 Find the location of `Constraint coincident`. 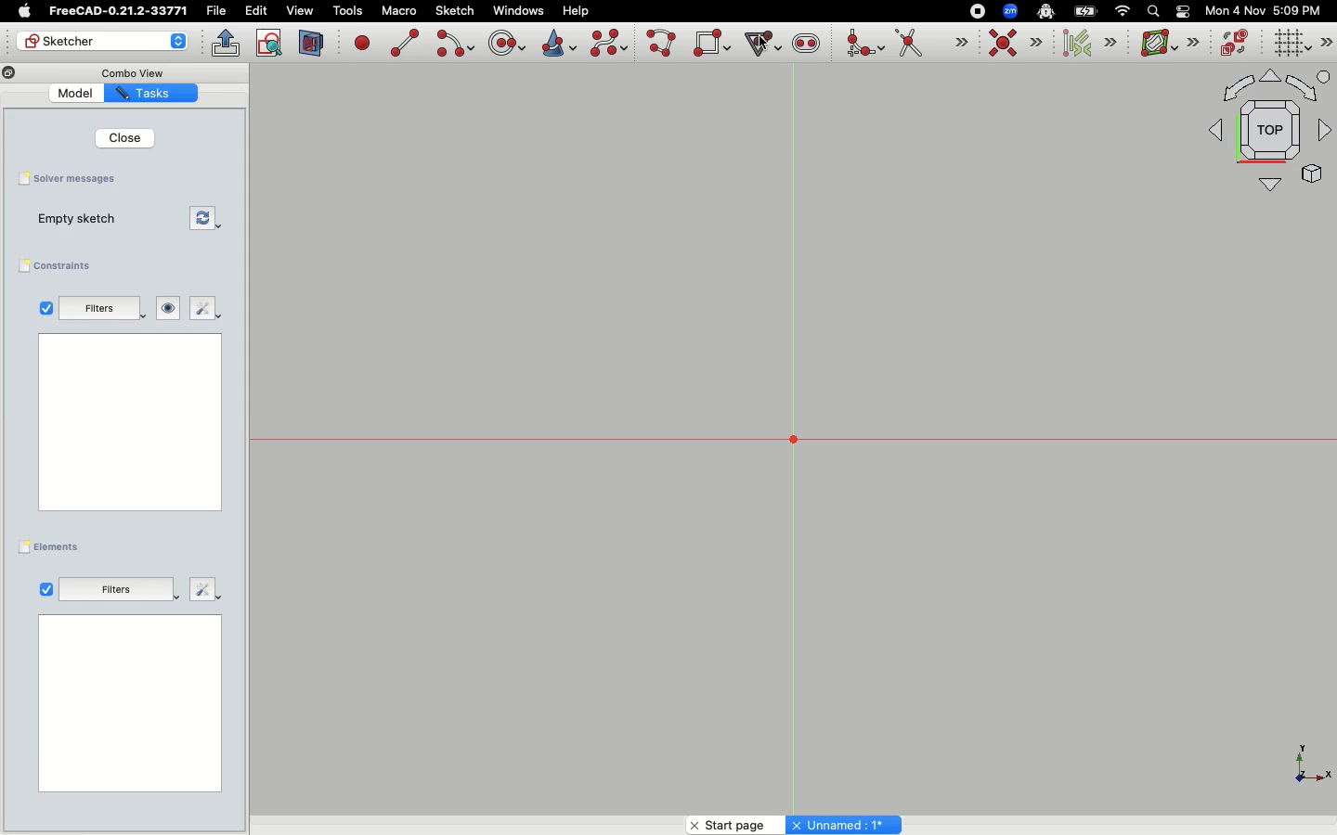

Constraint coincident is located at coordinates (1016, 44).